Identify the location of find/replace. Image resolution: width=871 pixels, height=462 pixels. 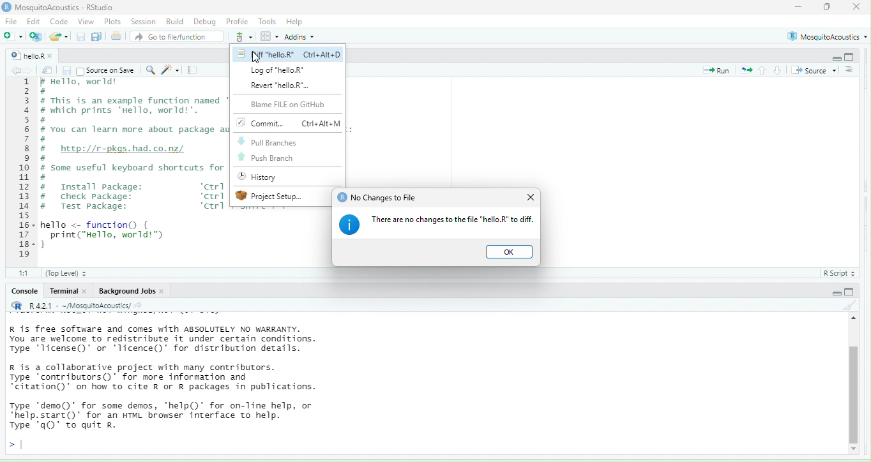
(151, 70).